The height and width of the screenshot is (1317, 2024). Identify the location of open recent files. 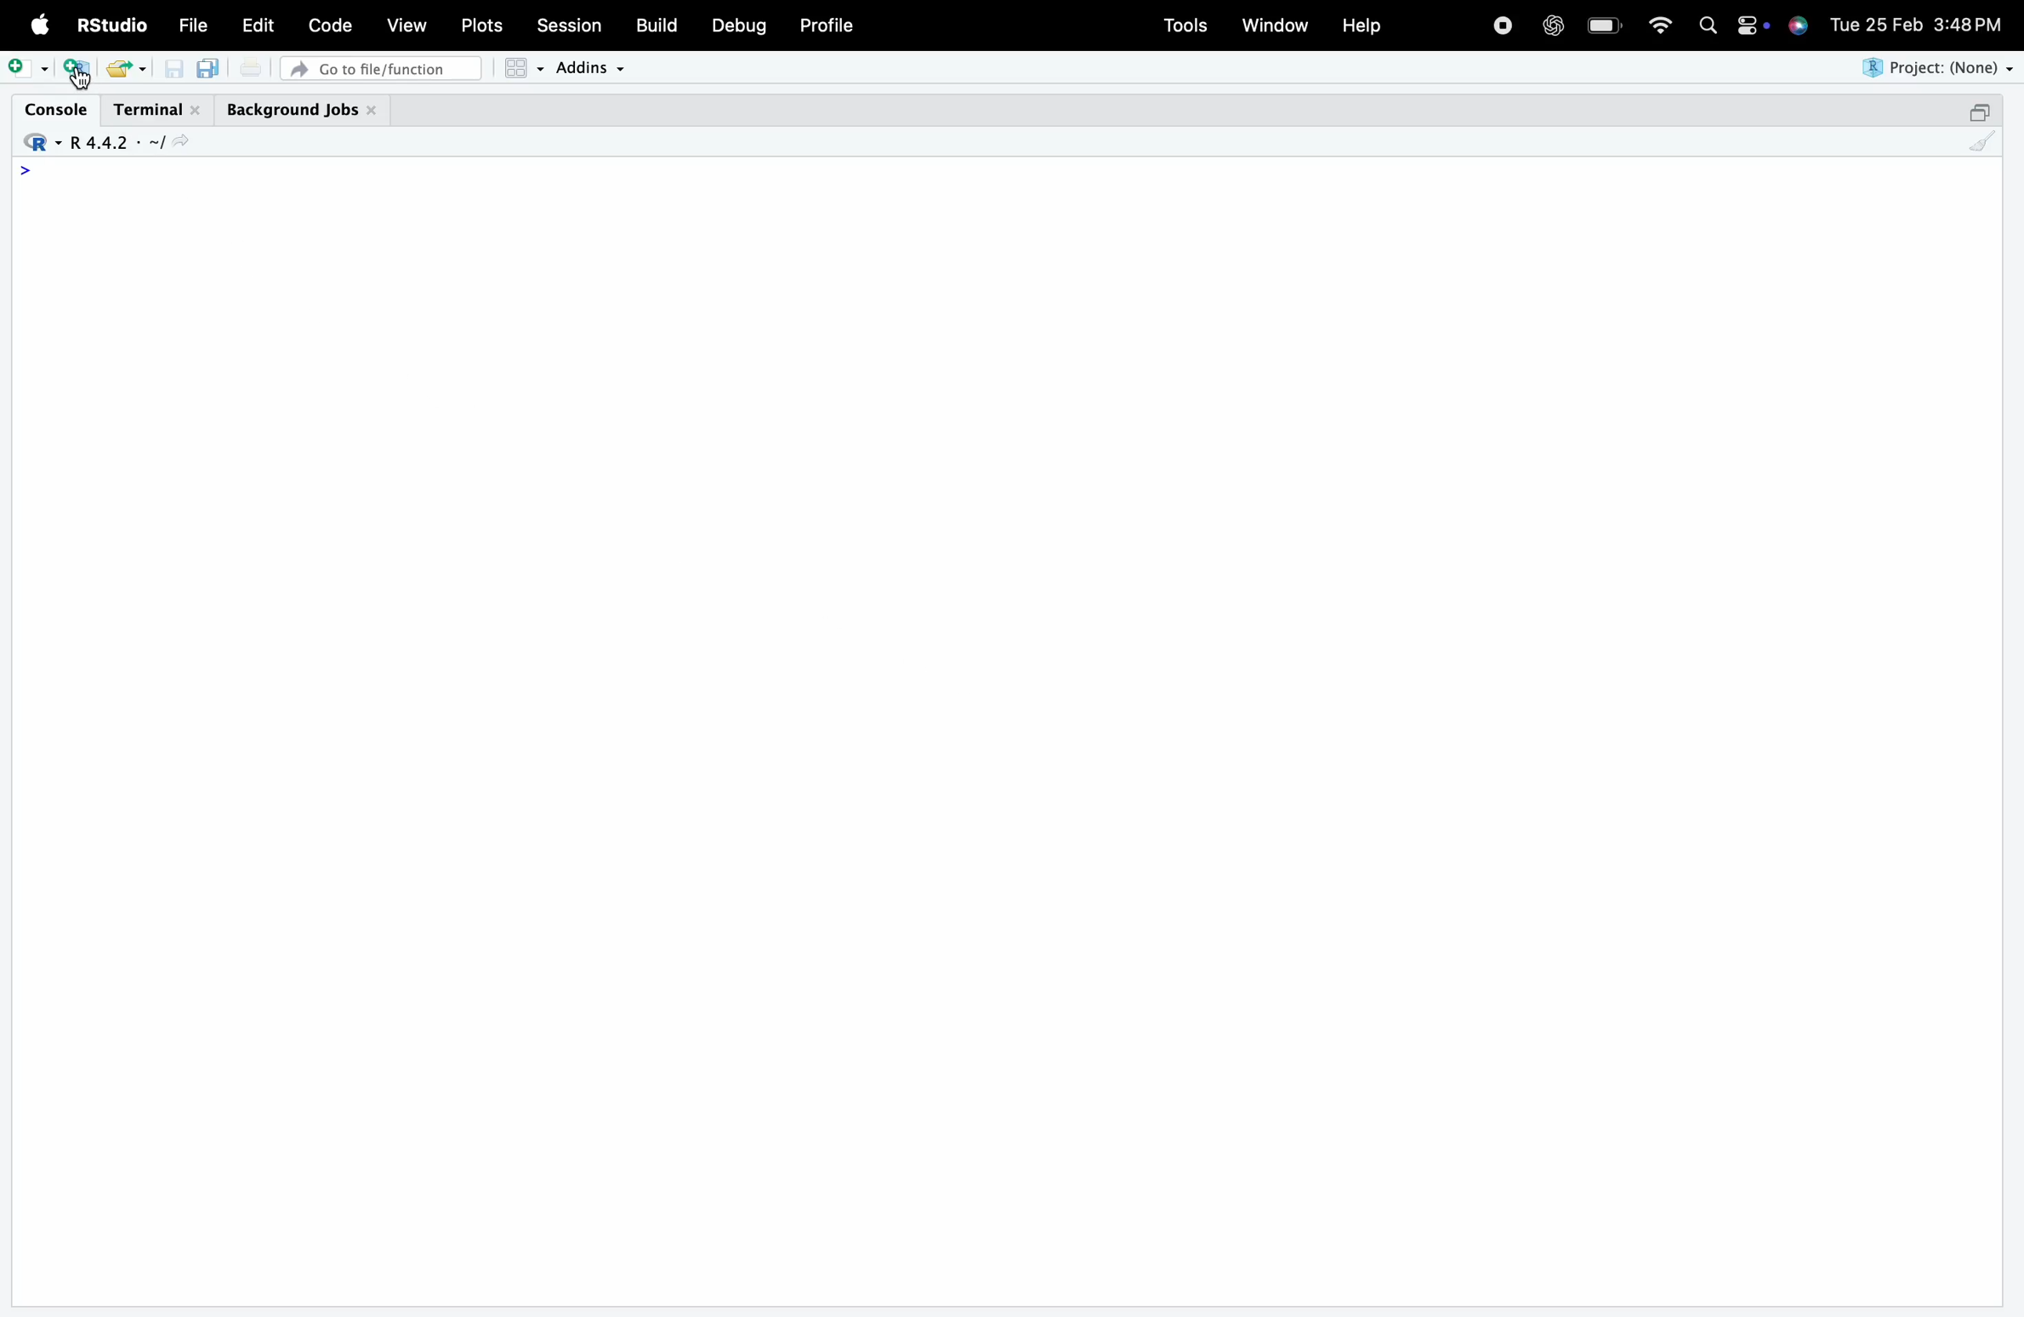
(142, 70).